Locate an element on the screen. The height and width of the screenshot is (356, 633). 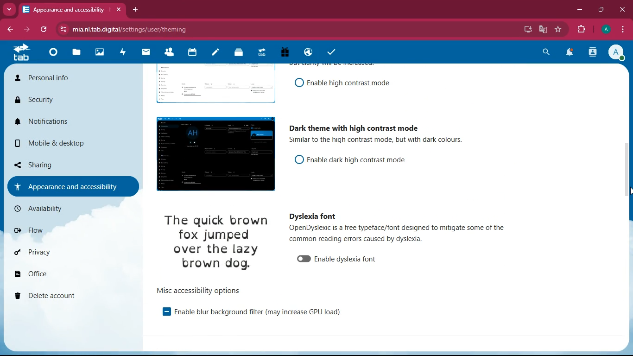
public is located at coordinates (310, 53).